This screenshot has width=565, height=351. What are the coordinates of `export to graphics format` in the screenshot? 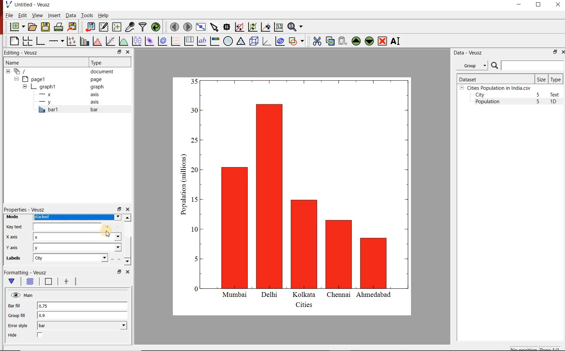 It's located at (72, 27).